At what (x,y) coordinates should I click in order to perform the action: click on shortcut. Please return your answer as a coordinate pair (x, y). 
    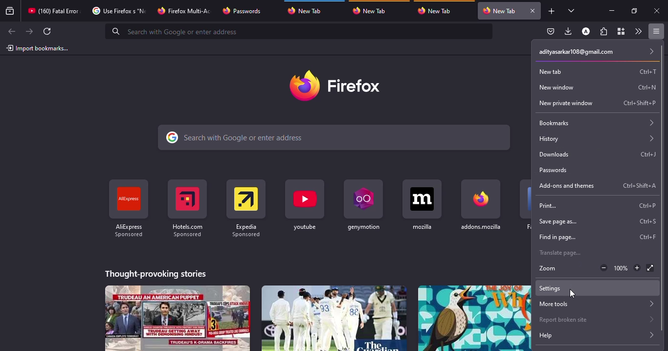
    Looking at the image, I should click on (648, 87).